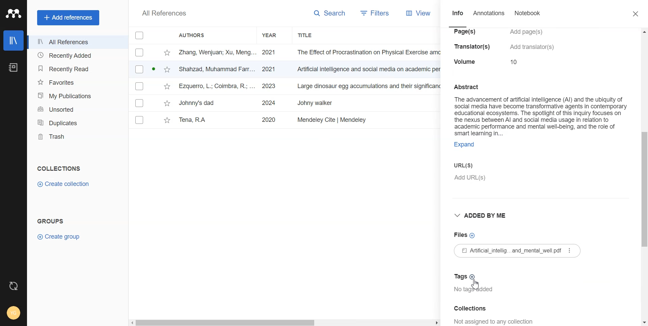 The height and width of the screenshot is (326, 648). What do you see at coordinates (327, 14) in the screenshot?
I see `Search` at bounding box center [327, 14].